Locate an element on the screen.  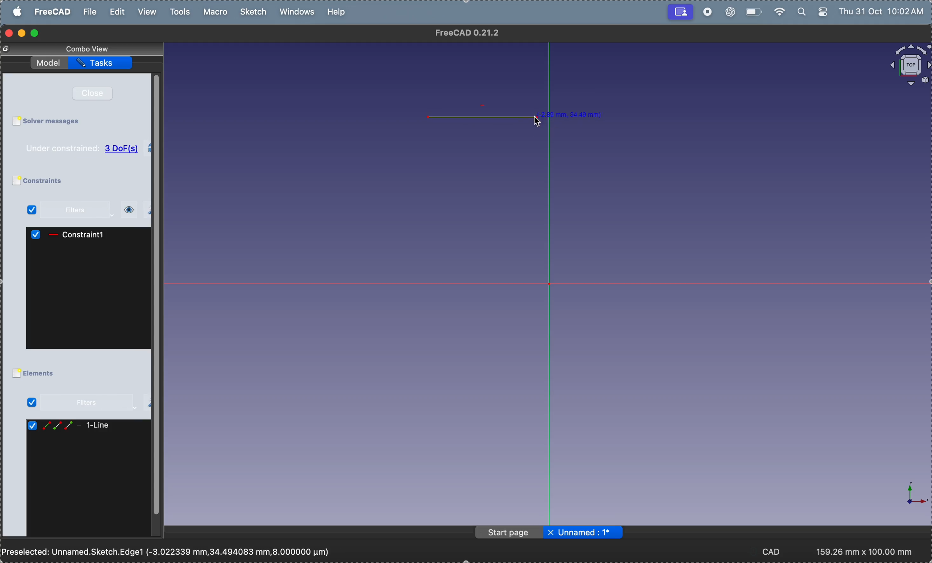
line is located at coordinates (99, 426).